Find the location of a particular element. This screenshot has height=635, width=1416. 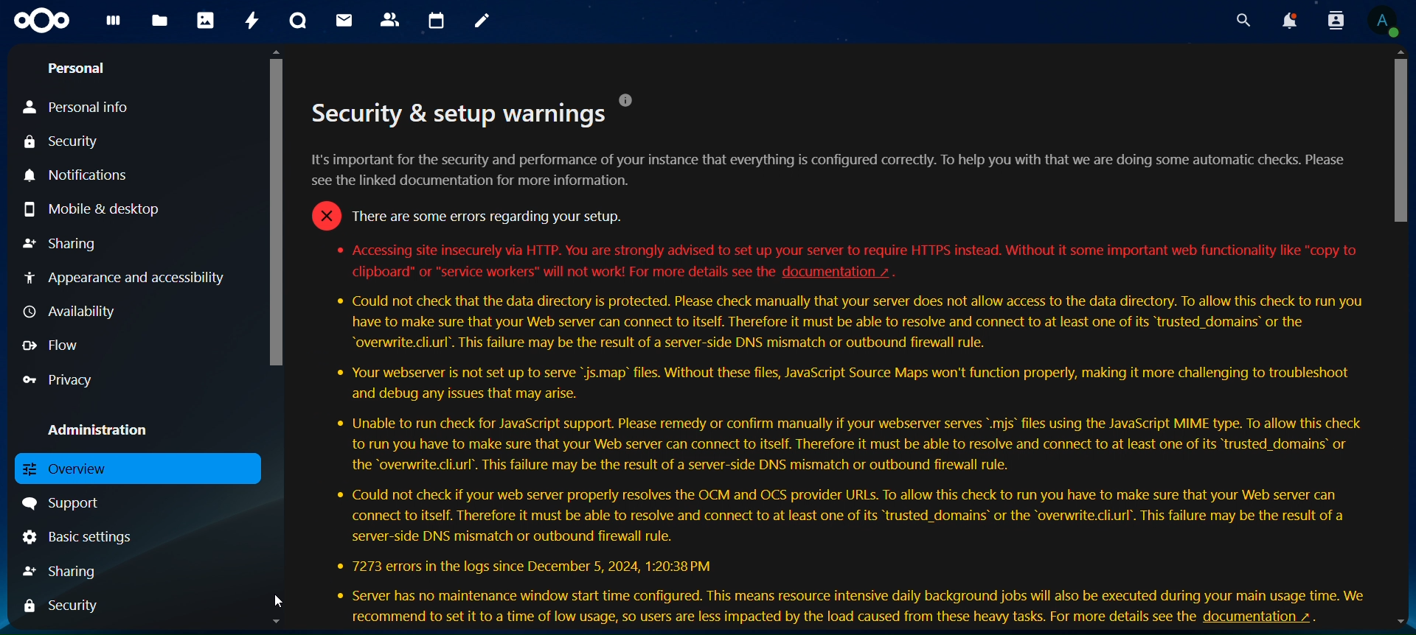

support is located at coordinates (61, 505).